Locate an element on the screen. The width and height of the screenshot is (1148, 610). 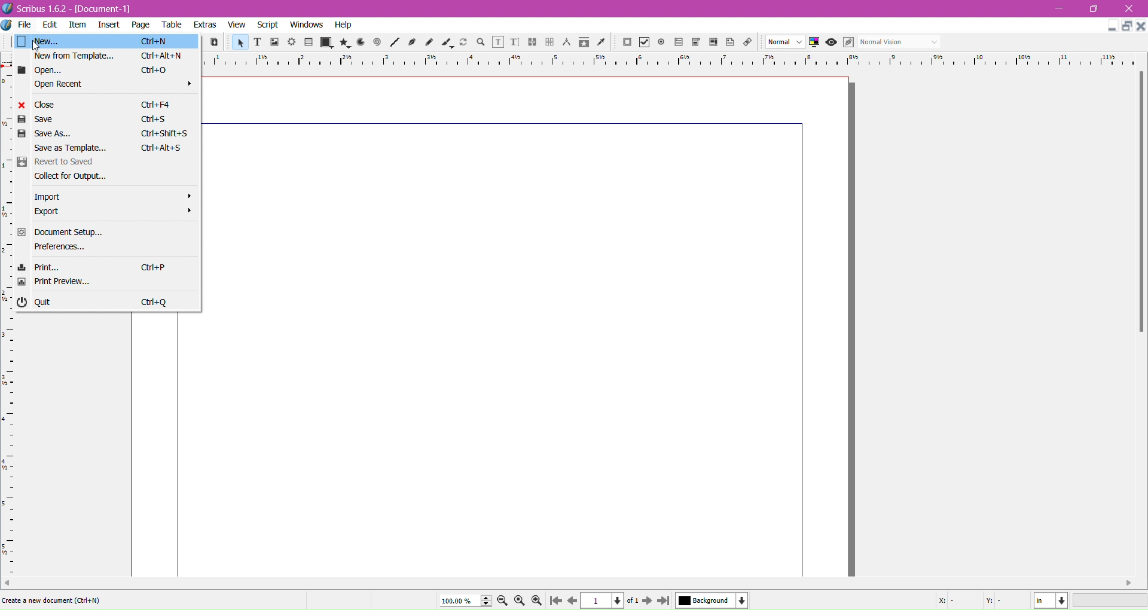
Print is located at coordinates (108, 266).